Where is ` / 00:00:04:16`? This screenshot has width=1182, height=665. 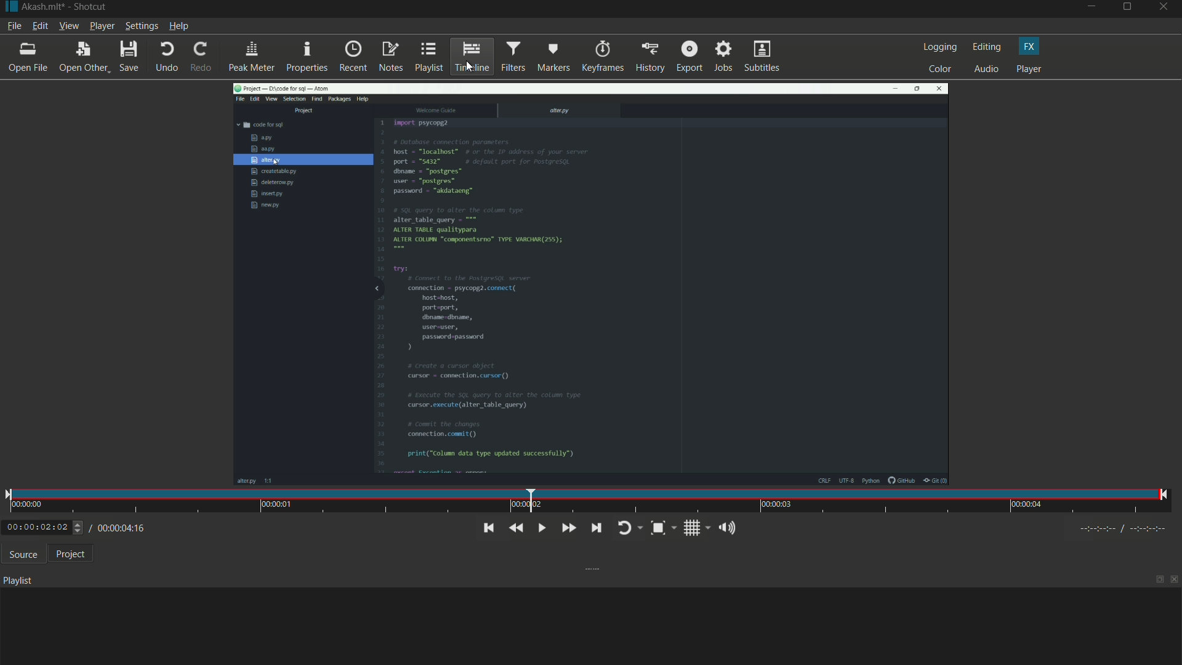
 / 00:00:04:16 is located at coordinates (123, 527).